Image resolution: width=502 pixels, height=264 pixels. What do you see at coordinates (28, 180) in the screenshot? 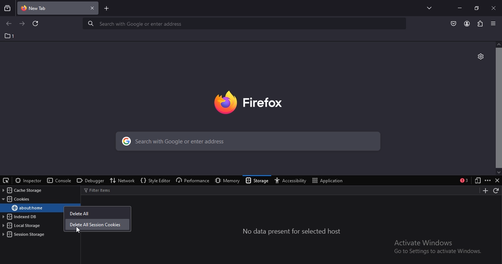
I see `inspector` at bounding box center [28, 180].